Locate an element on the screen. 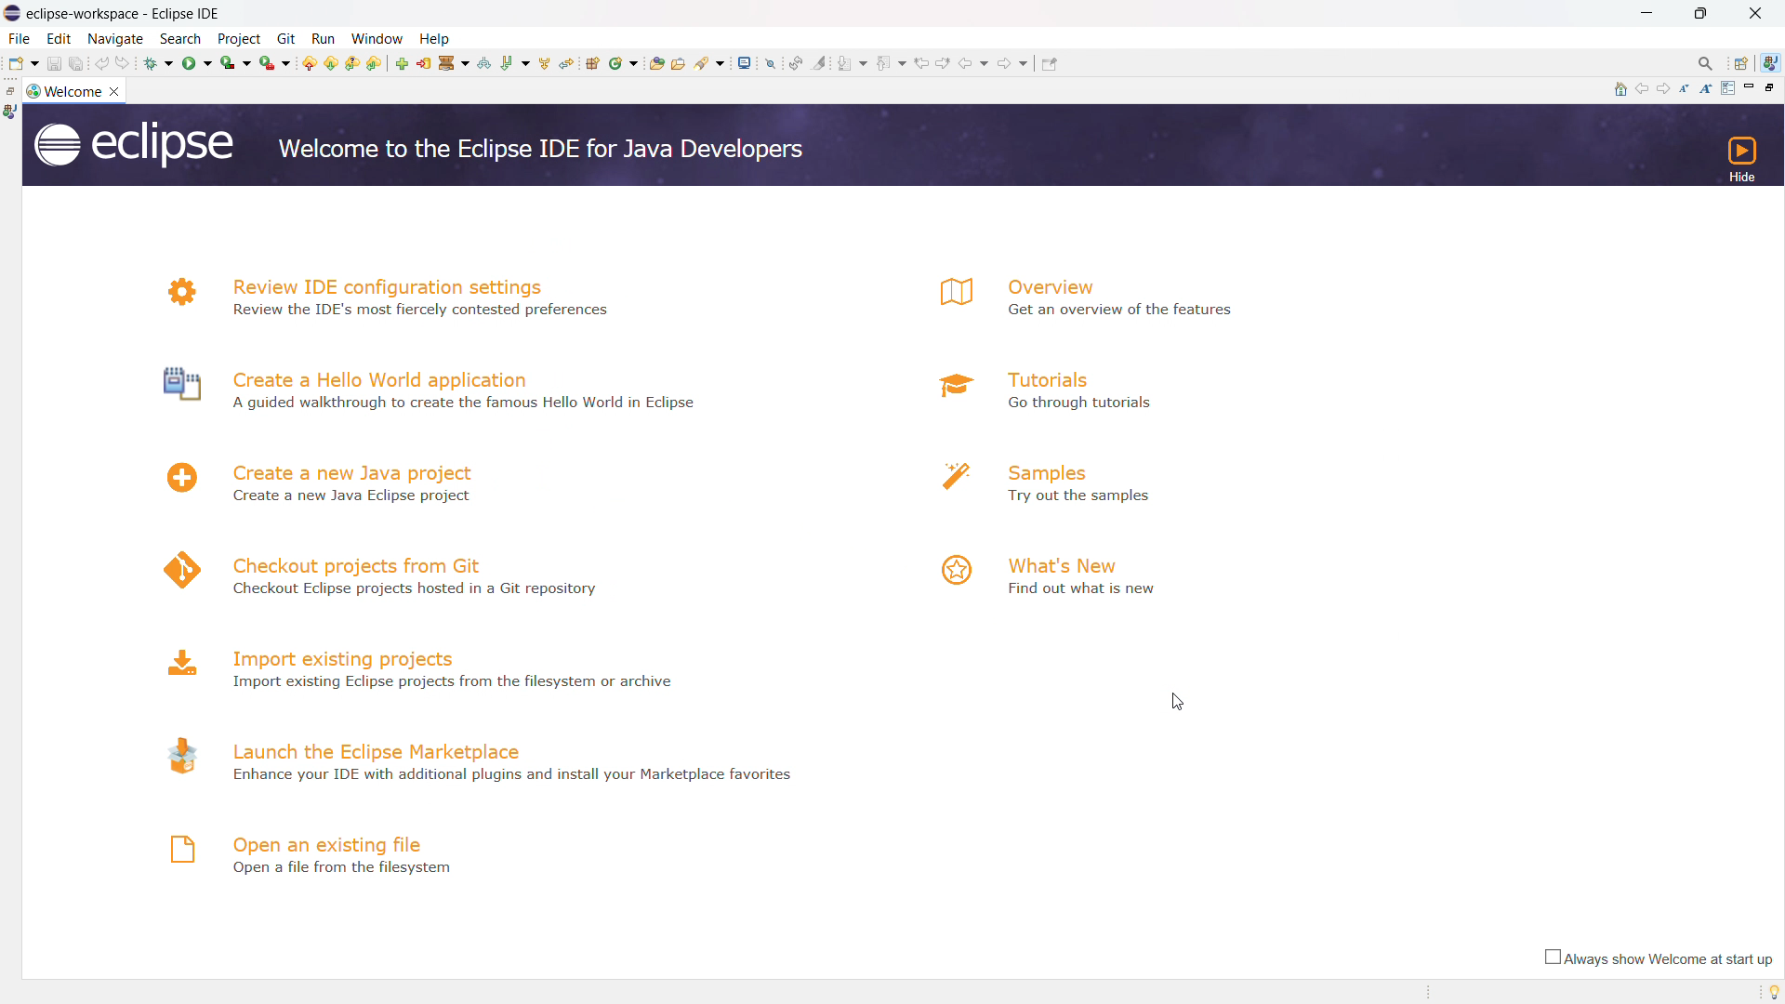 The width and height of the screenshot is (1785, 1004). navigate to previous topic is located at coordinates (1642, 89).